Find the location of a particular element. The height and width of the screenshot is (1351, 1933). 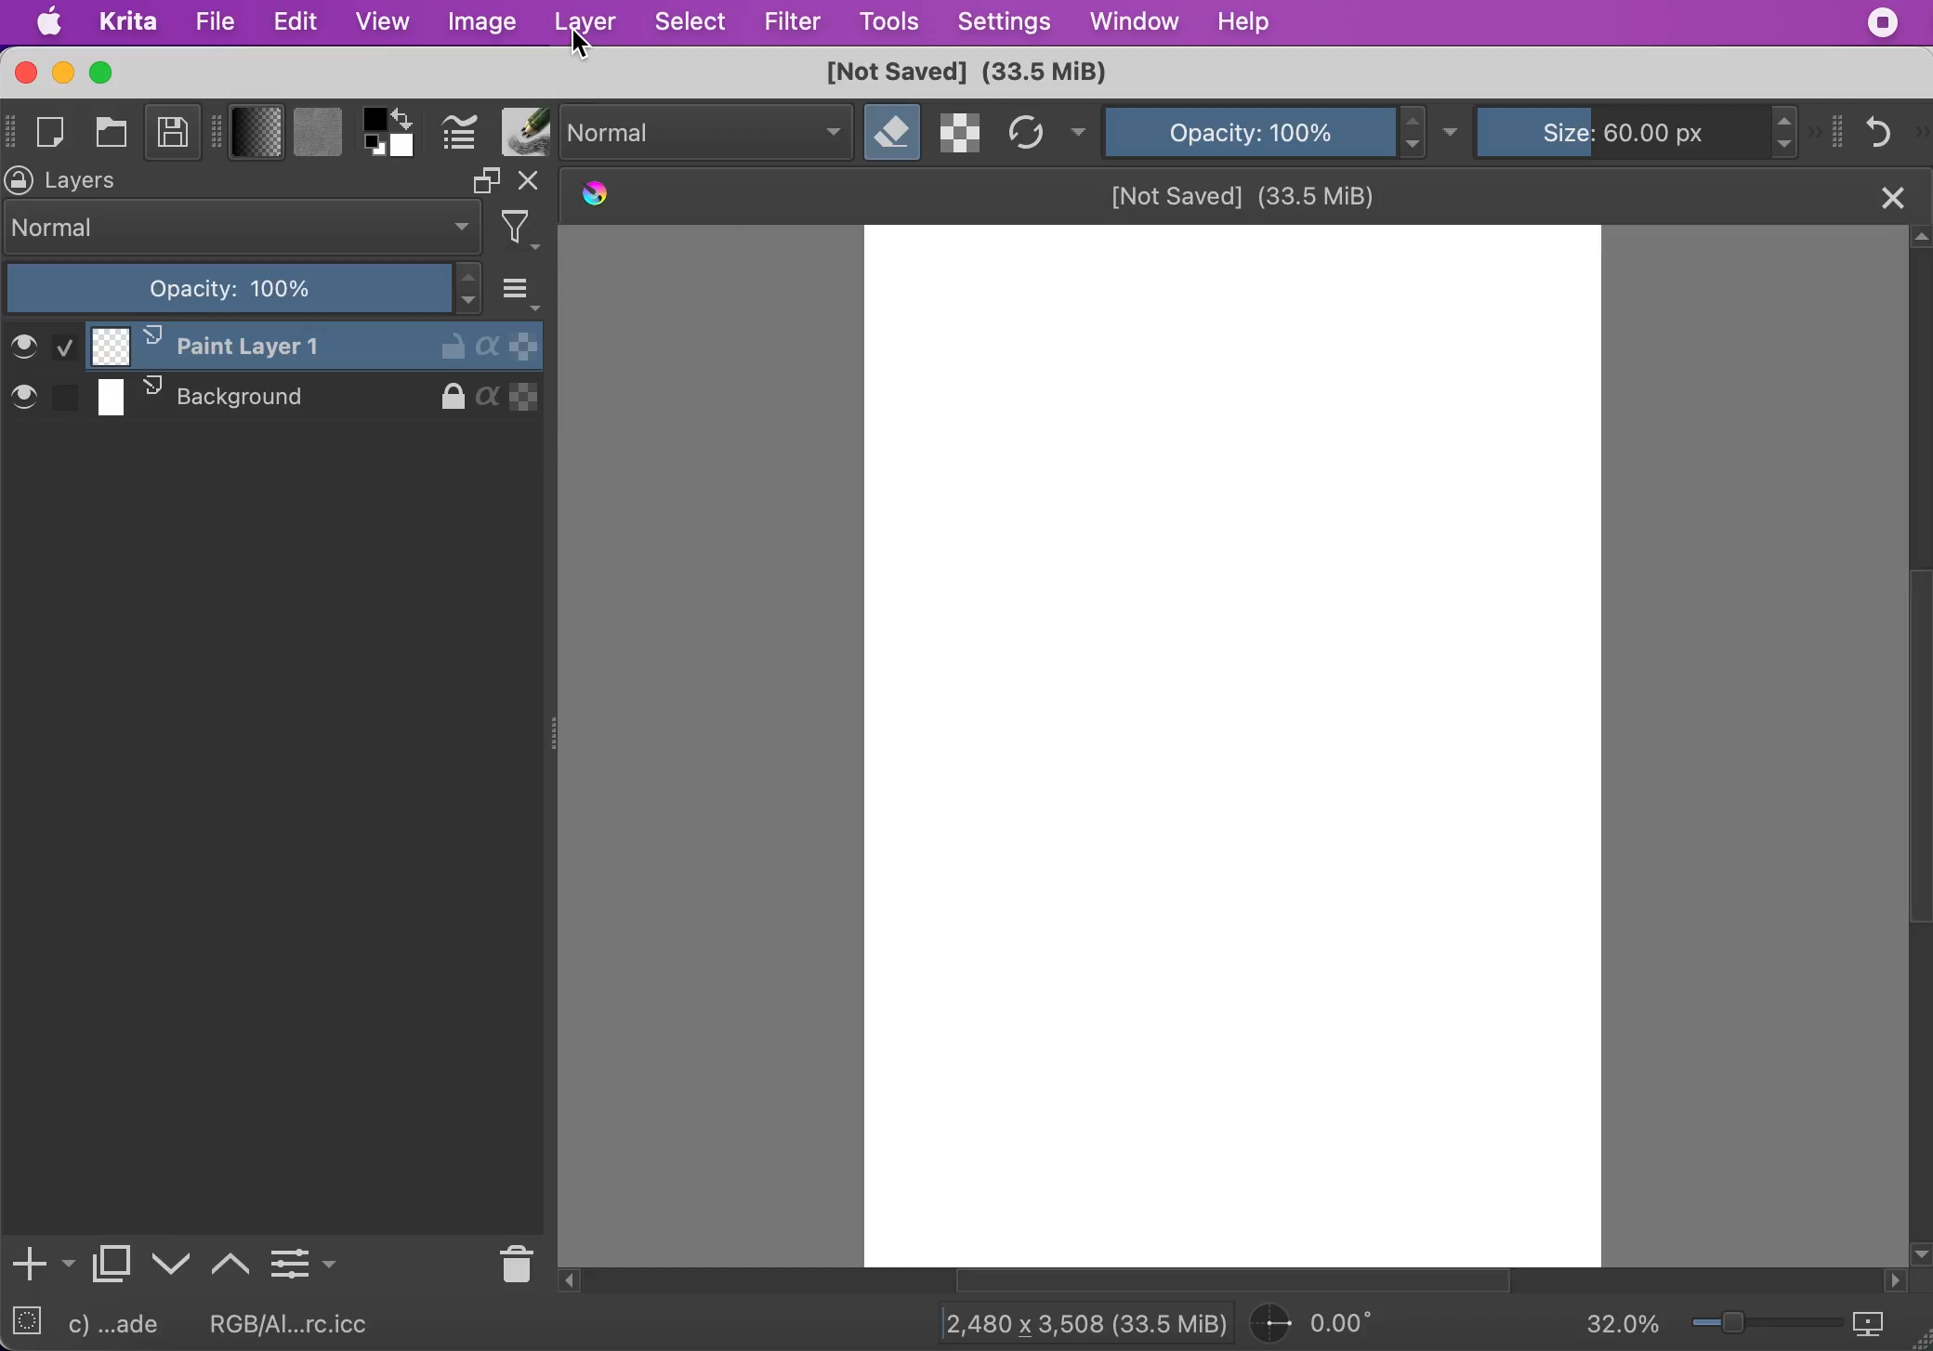

blending menu is located at coordinates (523, 287).